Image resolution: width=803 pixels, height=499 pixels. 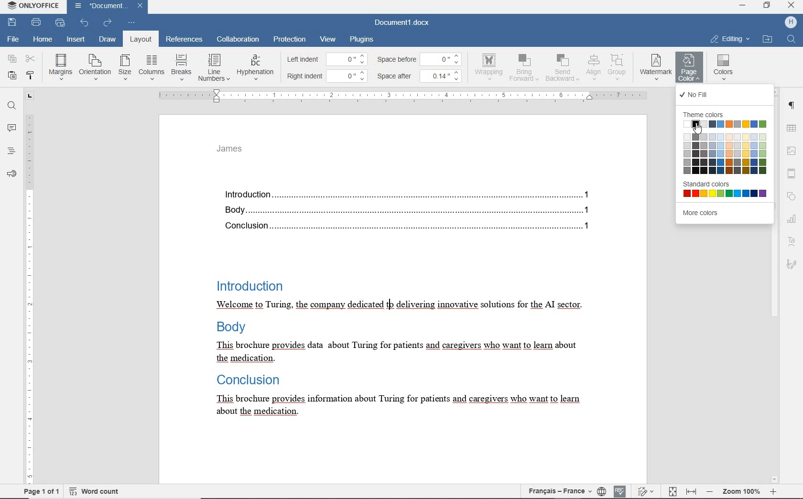 I want to click on word count, so click(x=96, y=491).